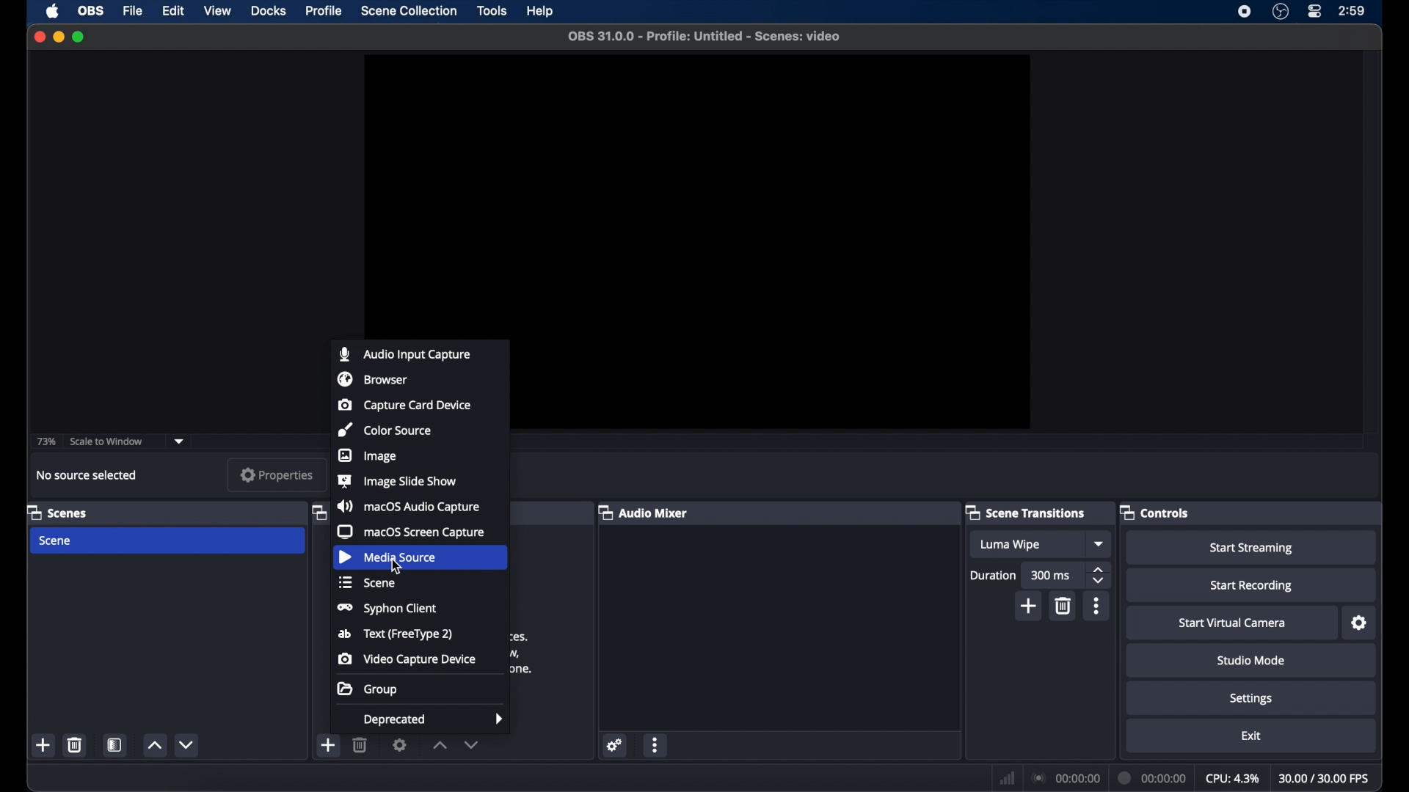 The image size is (1409, 792). Describe the element at coordinates (413, 532) in the screenshot. I see `macOS screen capture` at that location.